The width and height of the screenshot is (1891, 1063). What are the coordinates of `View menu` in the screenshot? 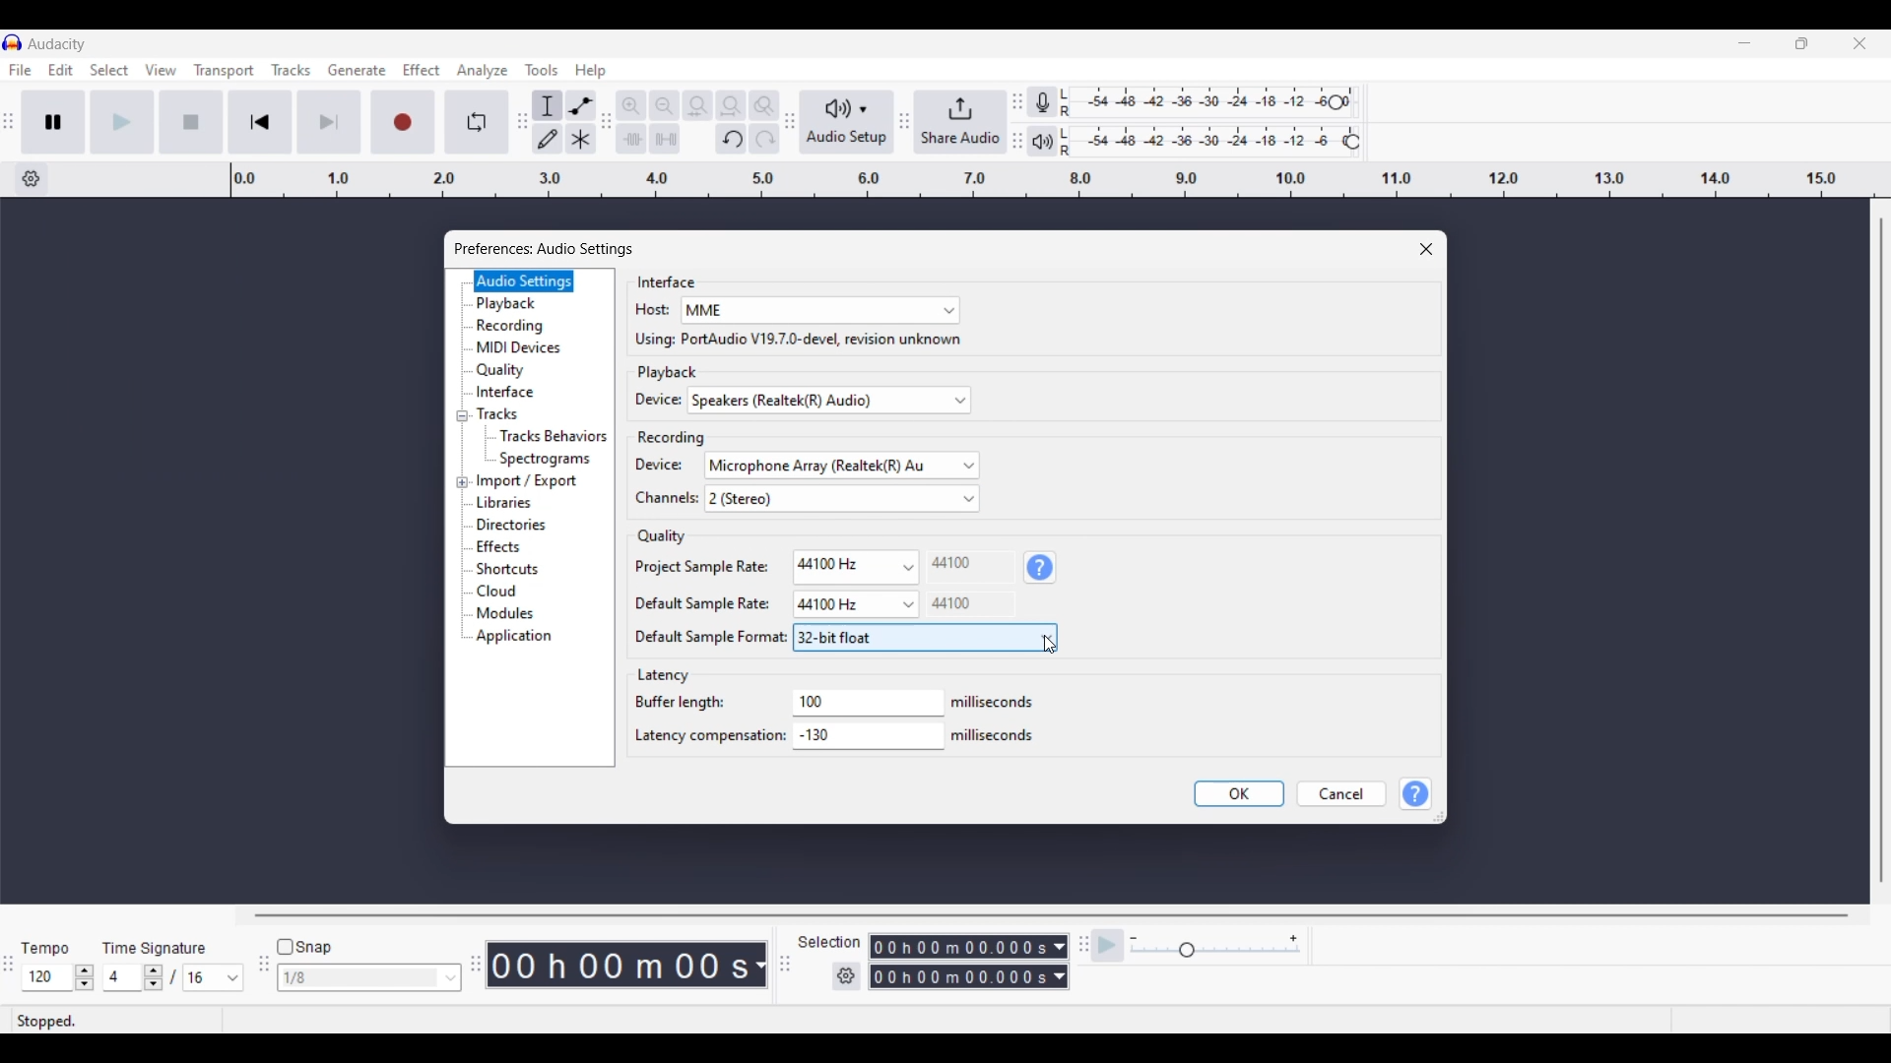 It's located at (161, 70).